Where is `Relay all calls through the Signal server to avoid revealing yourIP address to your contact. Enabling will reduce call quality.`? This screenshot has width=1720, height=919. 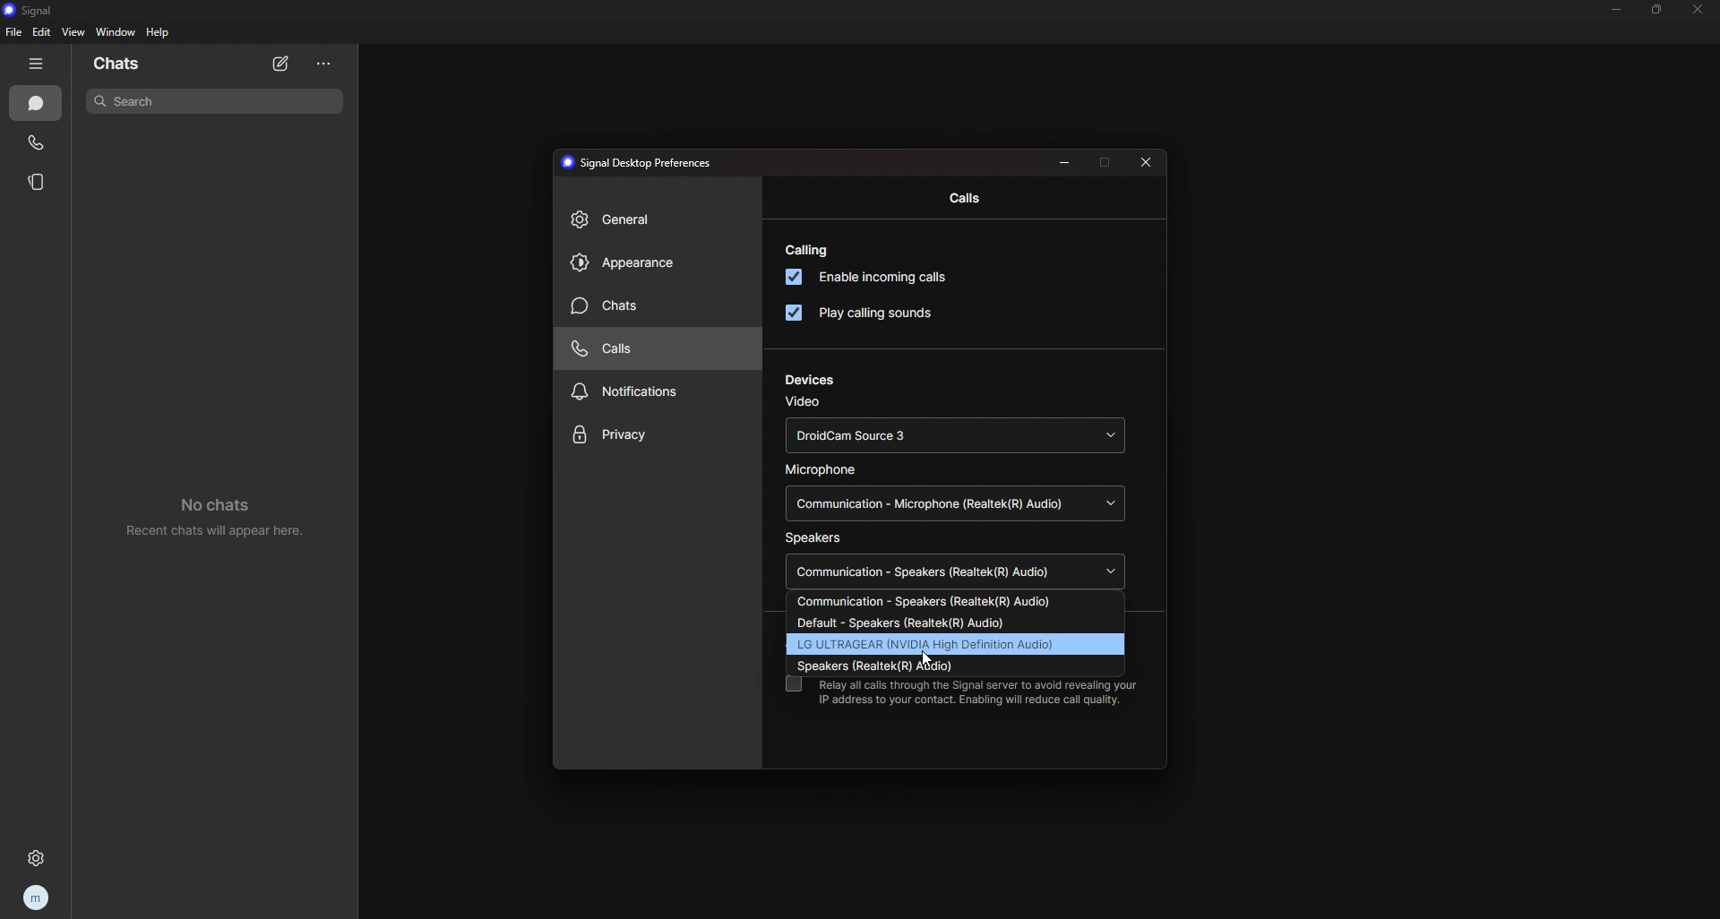 Relay all calls through the Signal server to avoid revealing yourIP address to your contact. Enabling will reduce call quality. is located at coordinates (981, 694).